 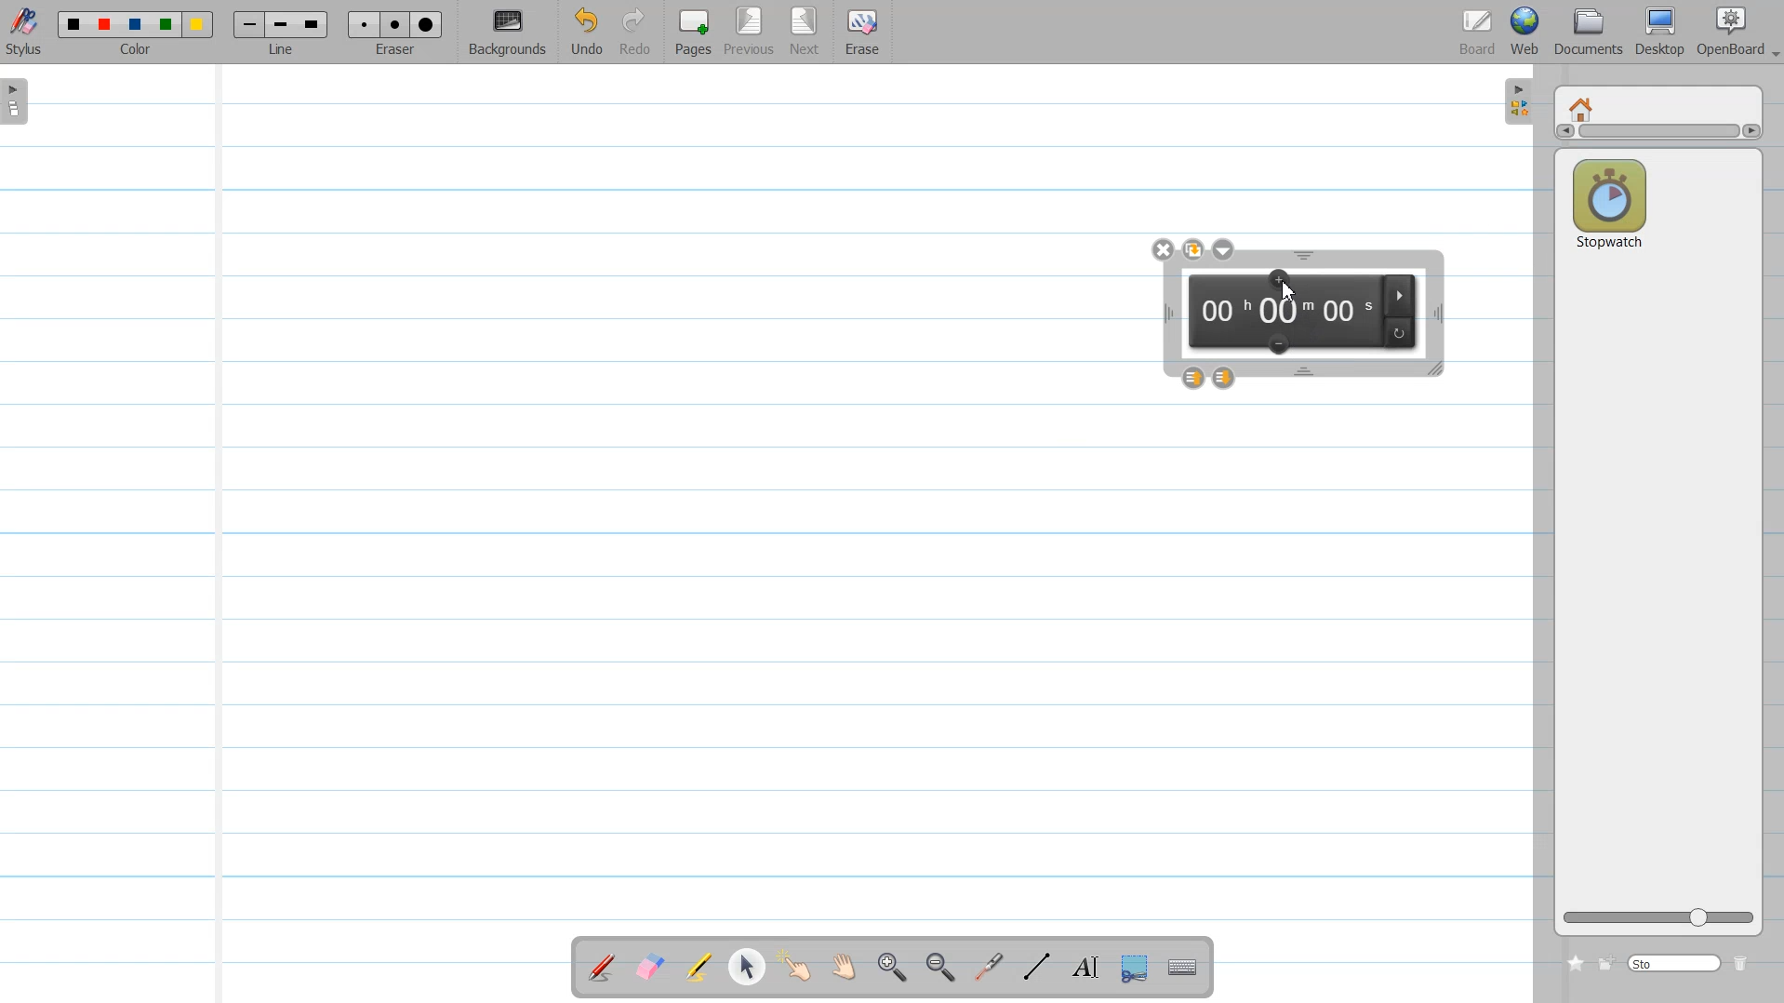 What do you see at coordinates (1727, 32) in the screenshot?
I see `OpenBoard` at bounding box center [1727, 32].